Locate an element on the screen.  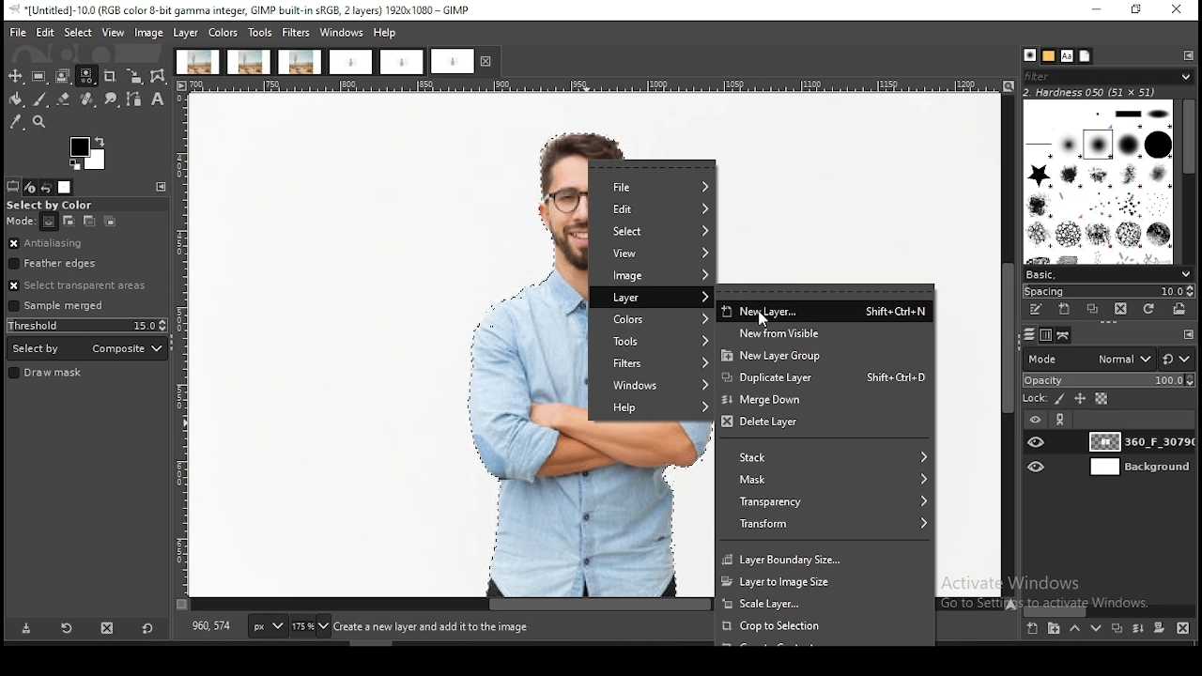
colors is located at coordinates (89, 154).